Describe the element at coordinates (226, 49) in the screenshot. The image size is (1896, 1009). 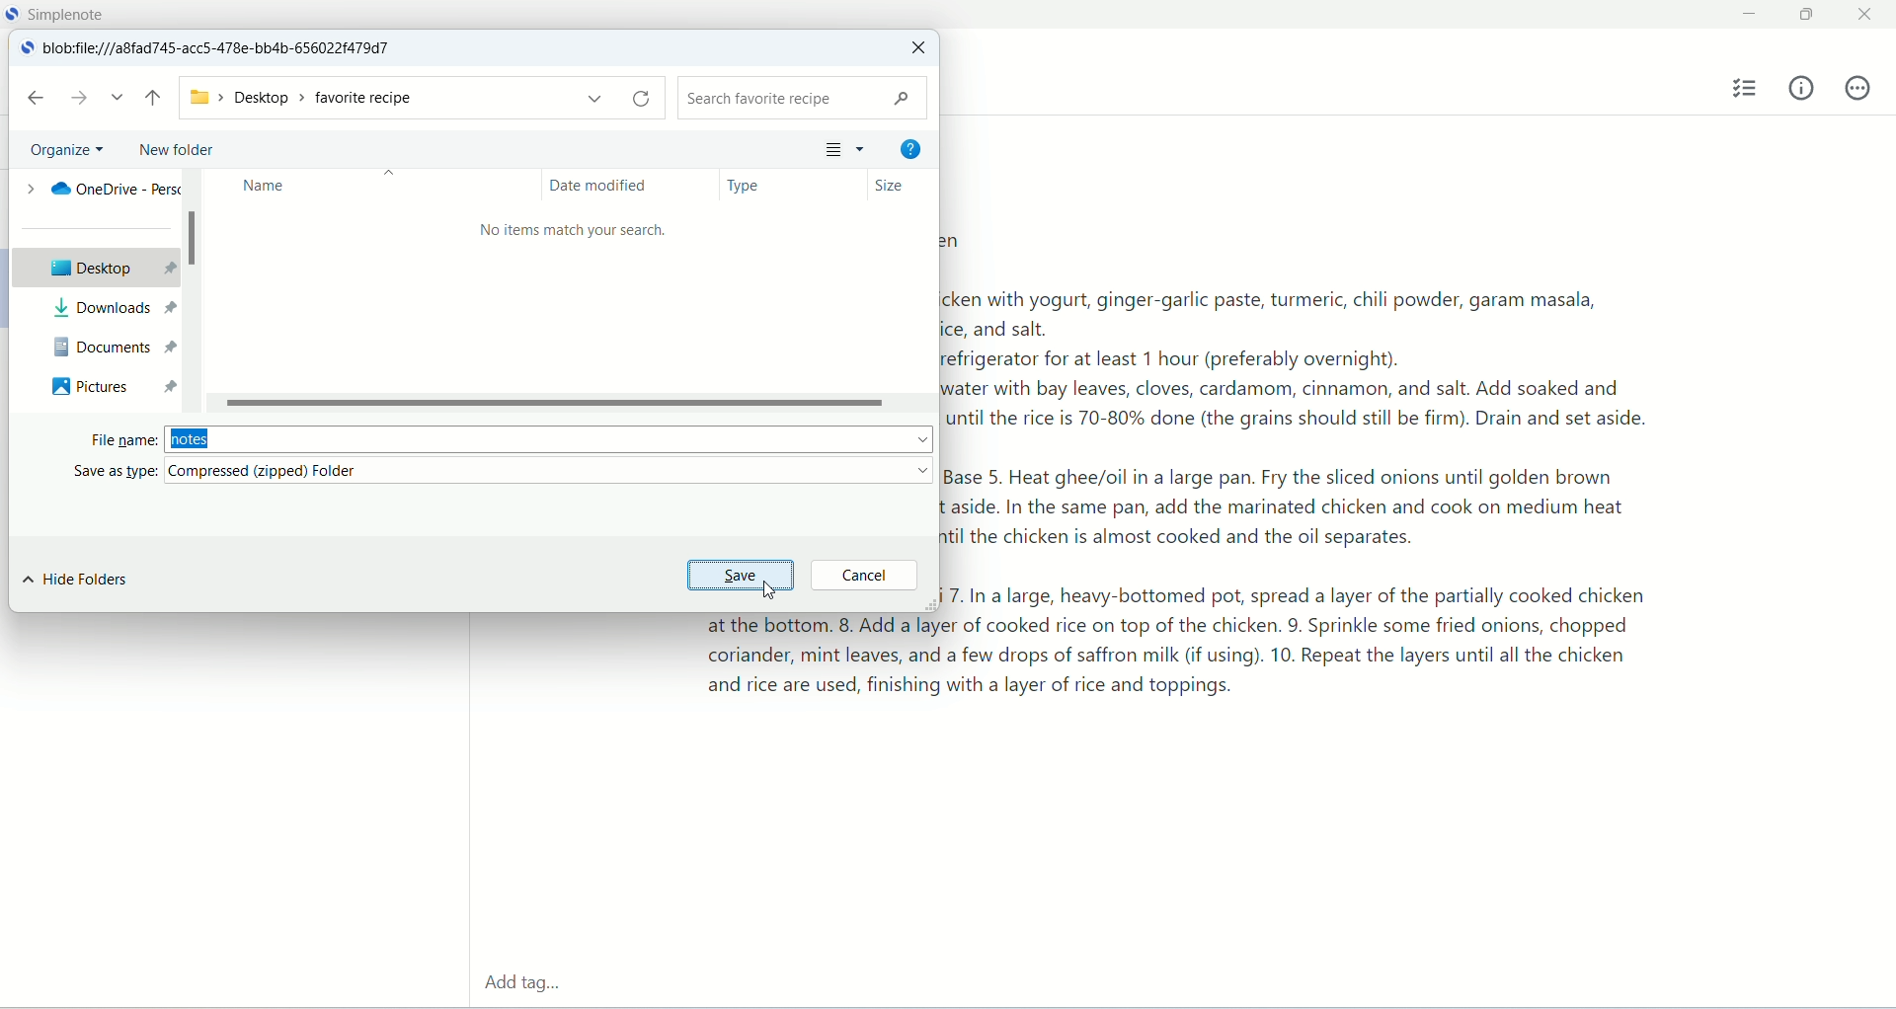
I see `location` at that location.